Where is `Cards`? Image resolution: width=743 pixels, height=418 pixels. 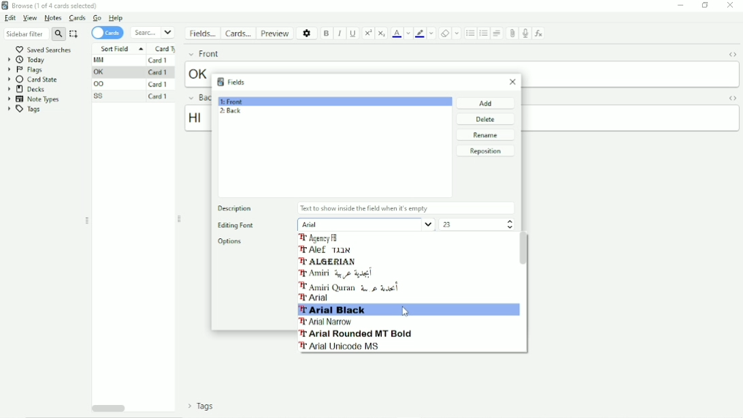 Cards is located at coordinates (76, 18).